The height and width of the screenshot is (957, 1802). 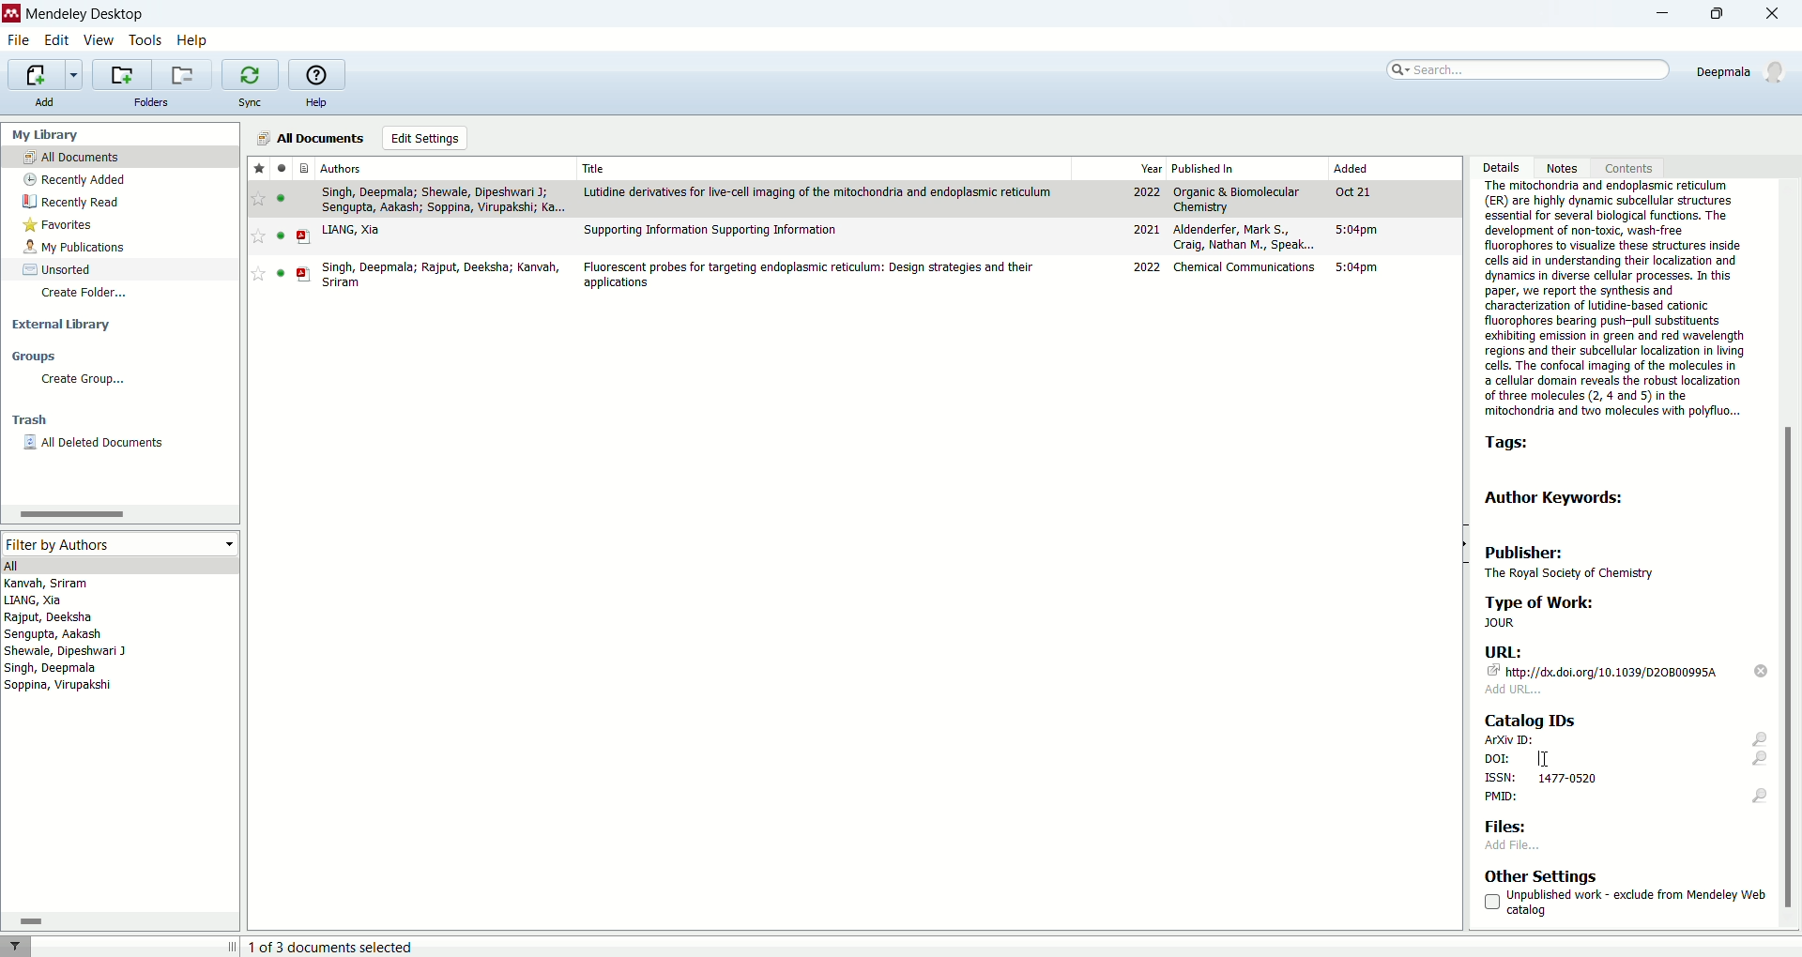 What do you see at coordinates (258, 236) in the screenshot?
I see `favorite` at bounding box center [258, 236].